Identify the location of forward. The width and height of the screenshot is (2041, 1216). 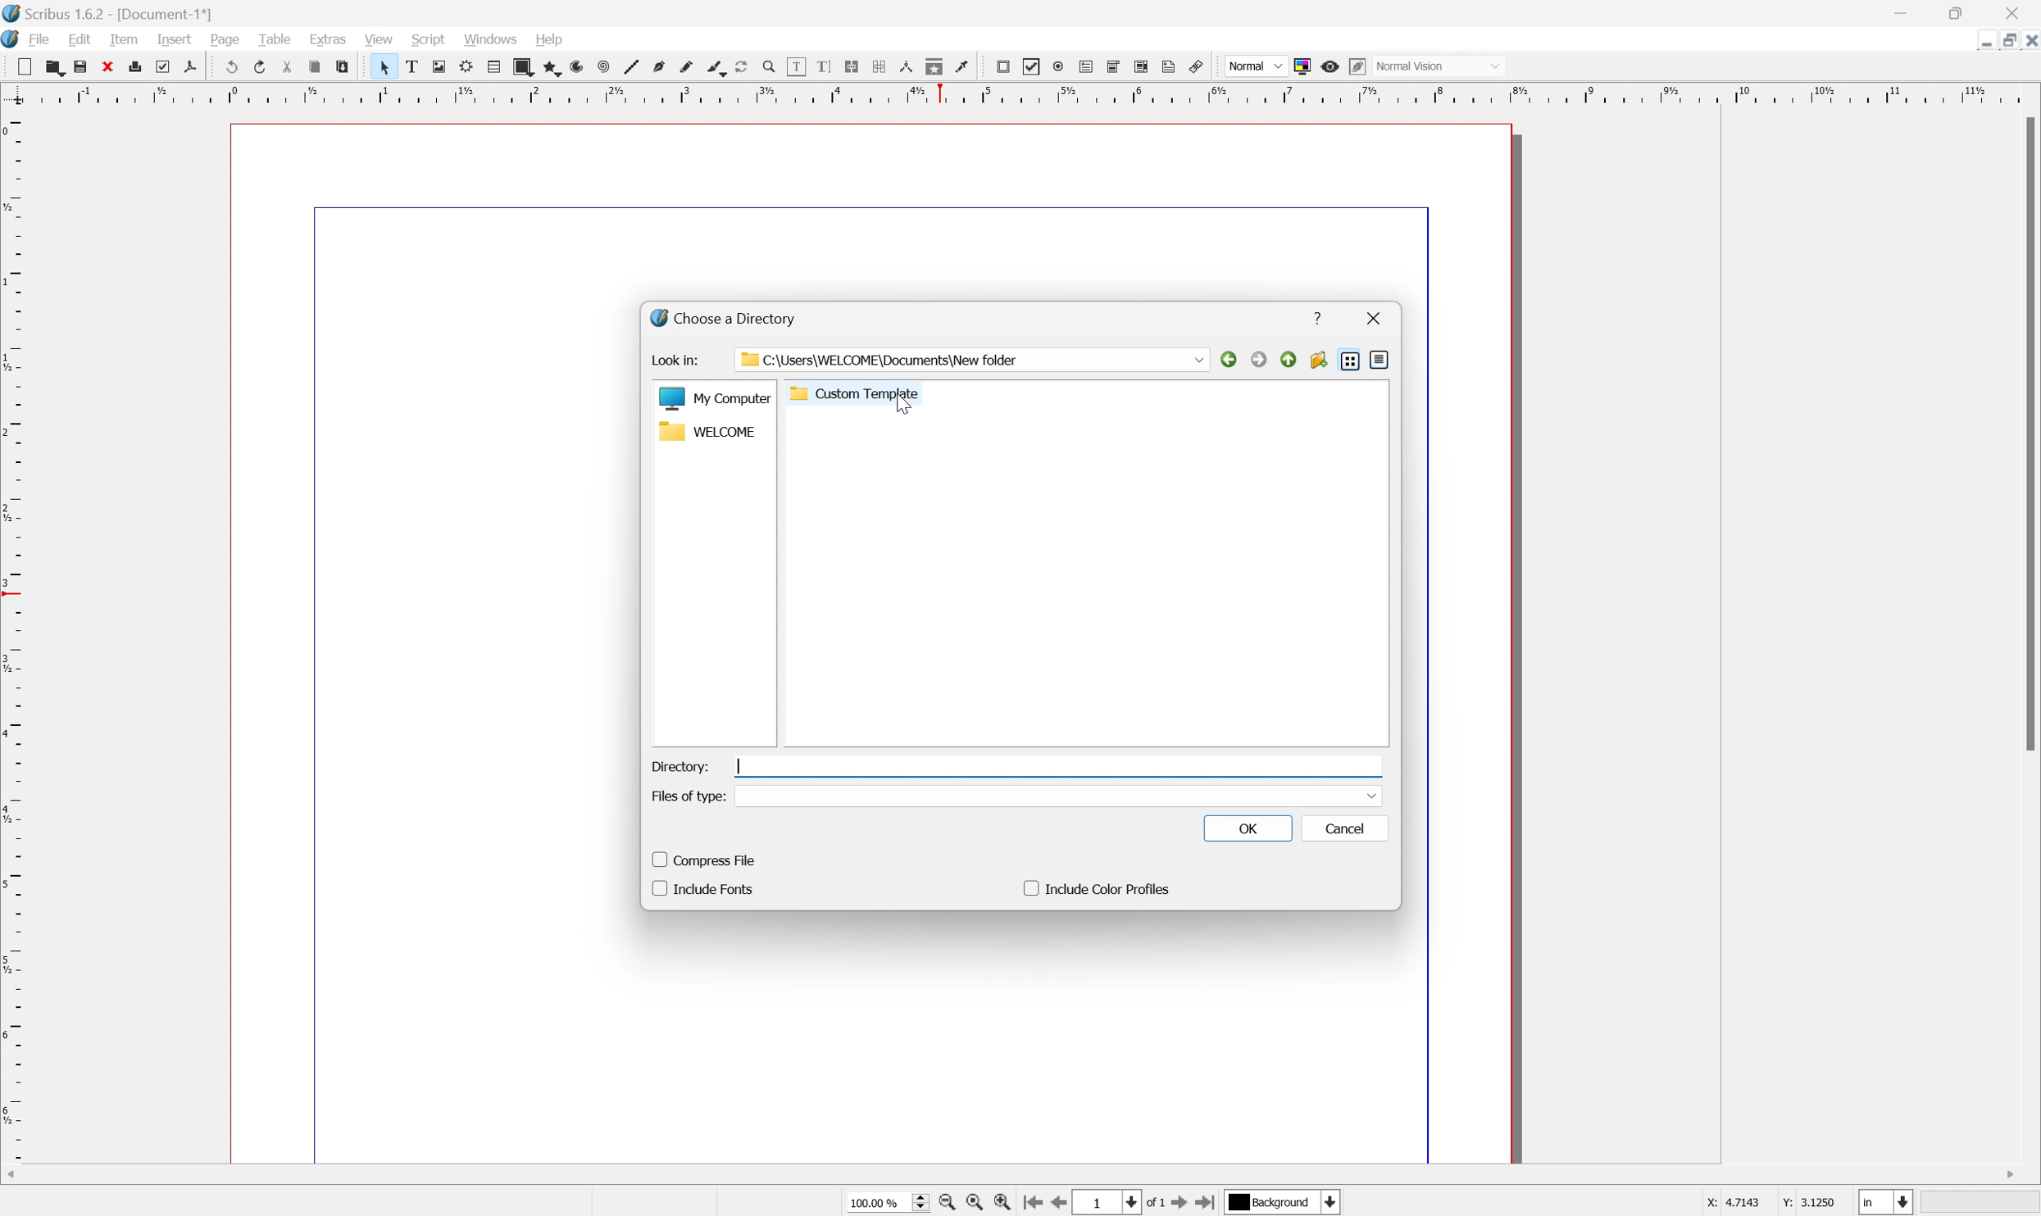
(1257, 361).